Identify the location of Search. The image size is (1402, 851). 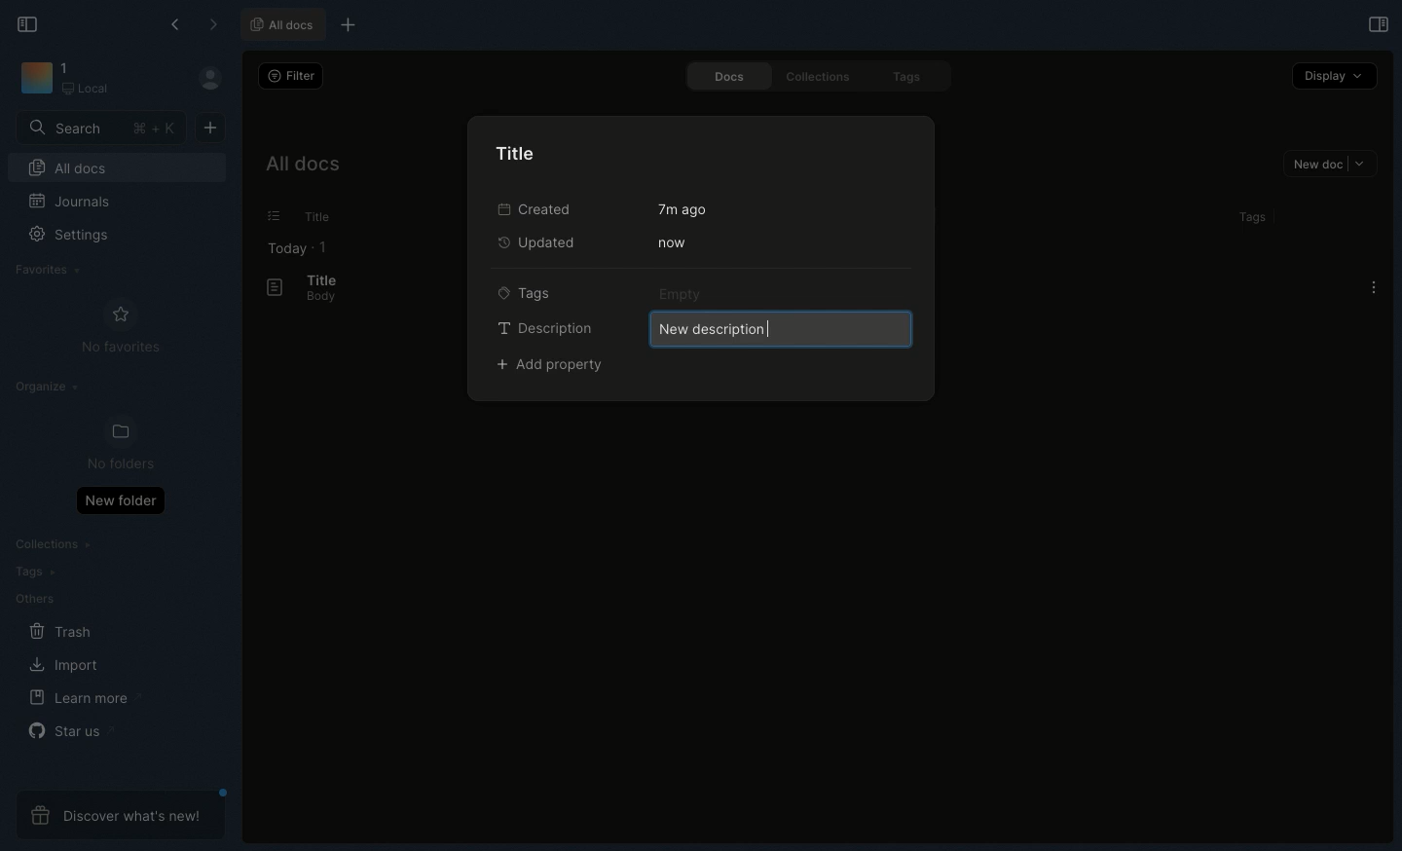
(102, 127).